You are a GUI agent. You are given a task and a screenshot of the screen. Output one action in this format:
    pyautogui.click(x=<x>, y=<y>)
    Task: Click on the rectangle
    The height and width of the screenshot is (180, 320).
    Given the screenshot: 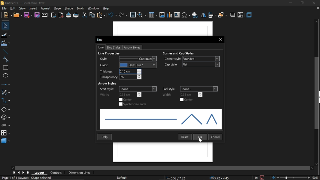 What is the action you would take?
    pyautogui.click(x=6, y=67)
    